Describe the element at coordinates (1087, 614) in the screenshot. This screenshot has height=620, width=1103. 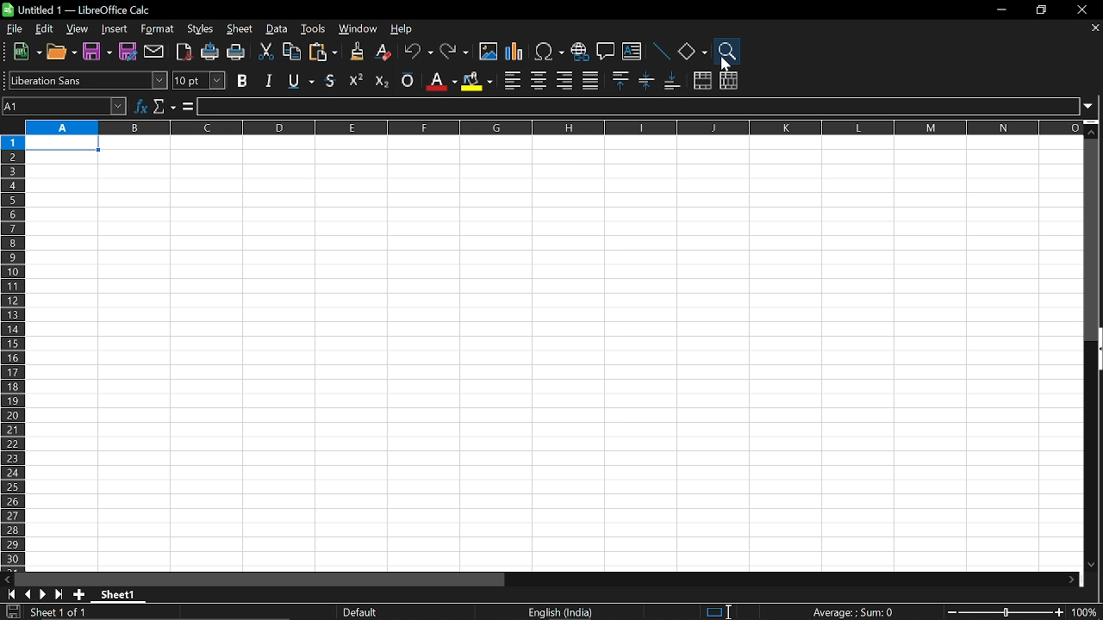
I see `current zoom` at that location.